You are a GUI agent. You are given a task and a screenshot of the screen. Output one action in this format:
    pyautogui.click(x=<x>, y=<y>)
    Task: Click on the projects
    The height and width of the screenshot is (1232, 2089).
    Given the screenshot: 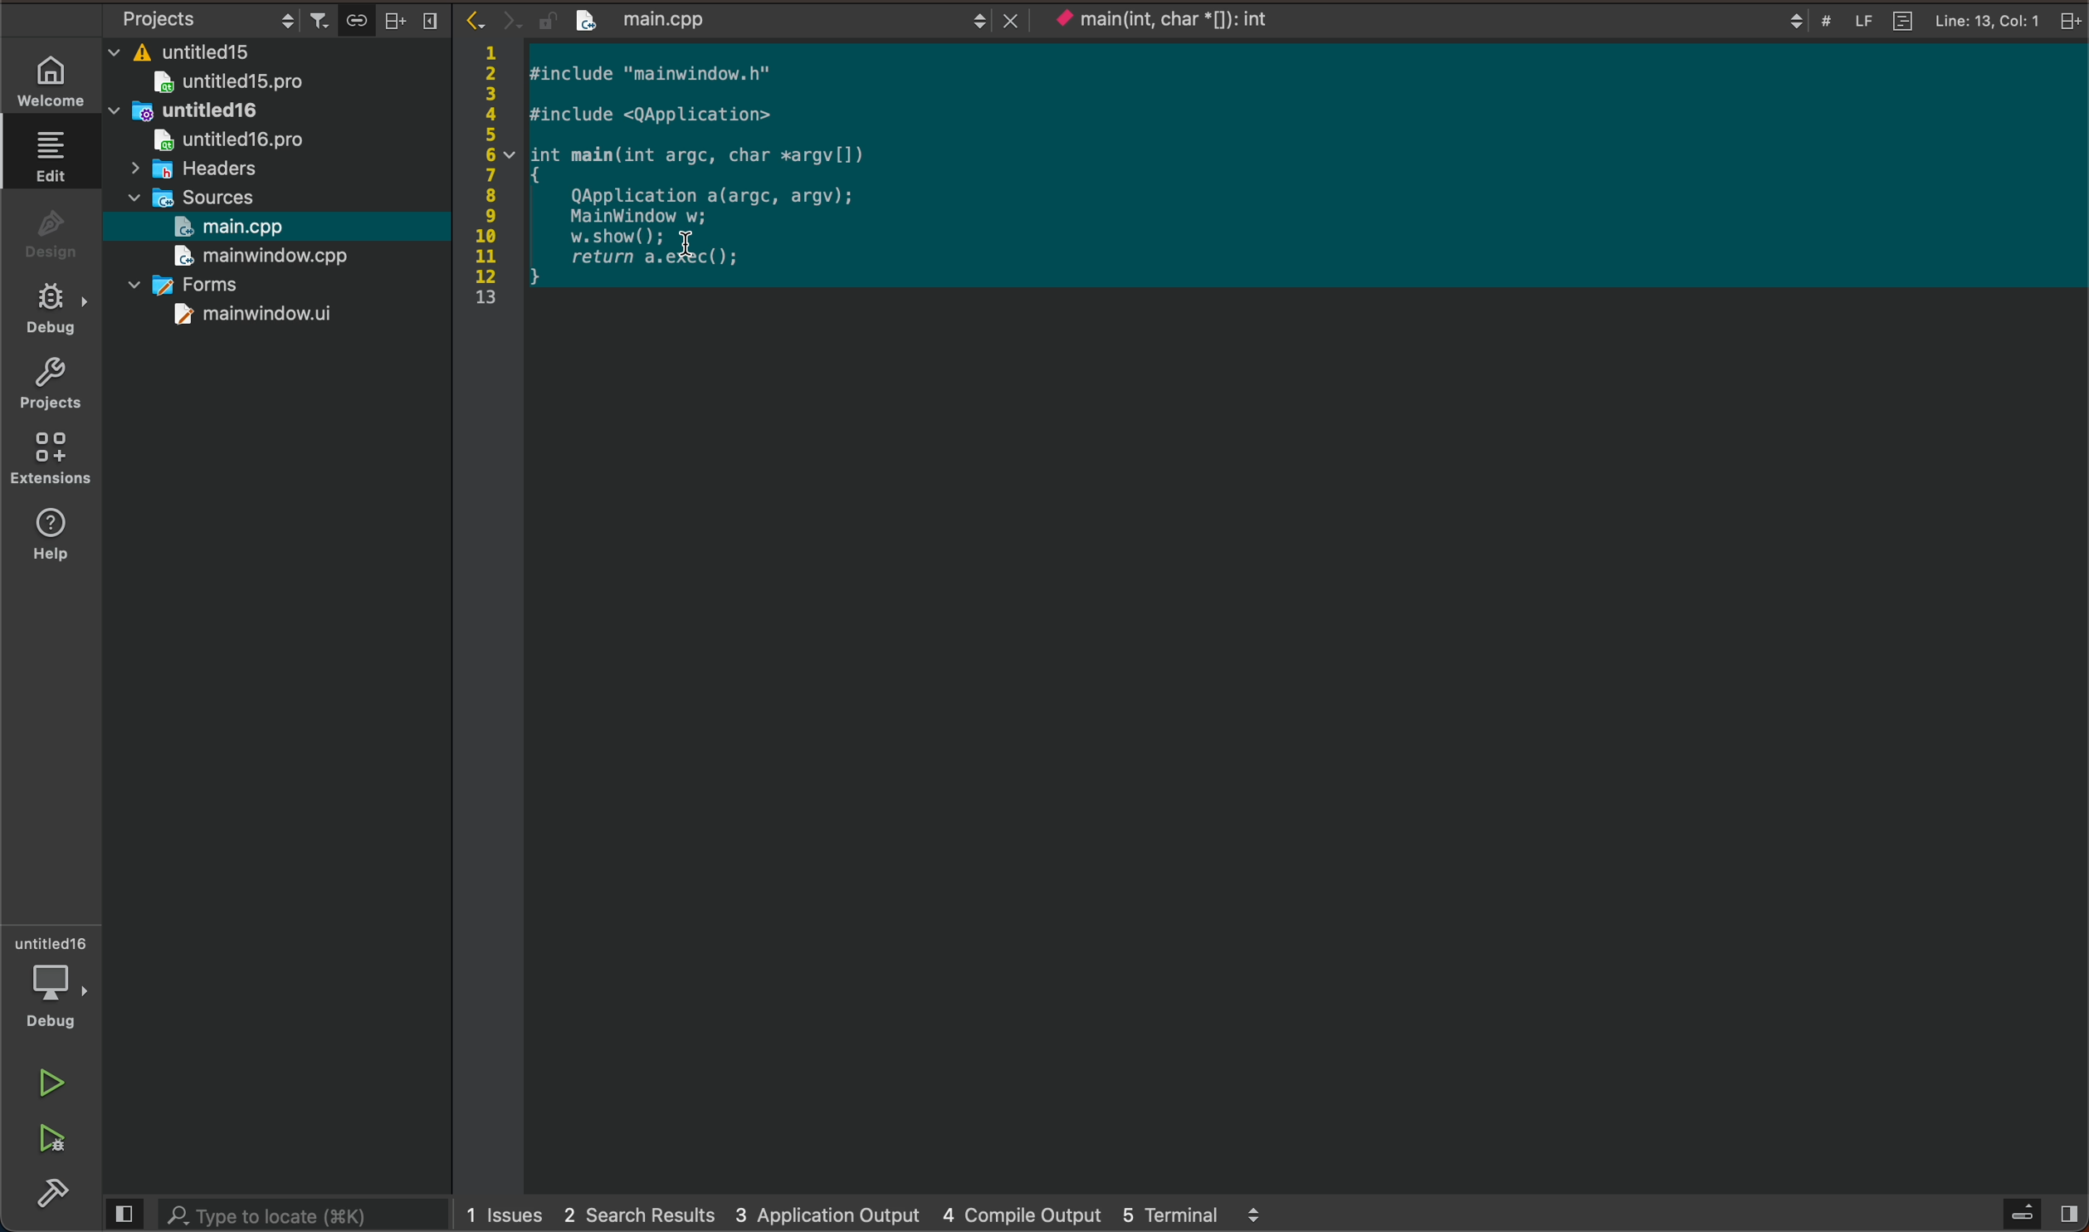 What is the action you would take?
    pyautogui.click(x=49, y=386)
    